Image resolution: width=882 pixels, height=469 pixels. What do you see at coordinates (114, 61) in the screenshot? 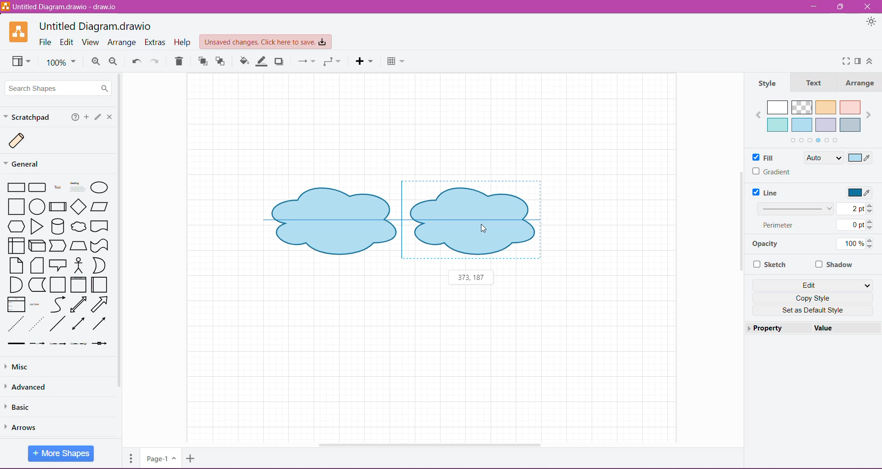
I see `Zoom Out` at bounding box center [114, 61].